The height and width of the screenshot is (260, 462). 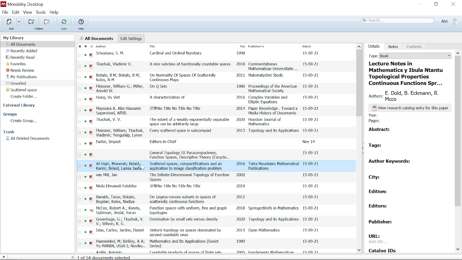 I want to click on Tools, so click(x=41, y=12).